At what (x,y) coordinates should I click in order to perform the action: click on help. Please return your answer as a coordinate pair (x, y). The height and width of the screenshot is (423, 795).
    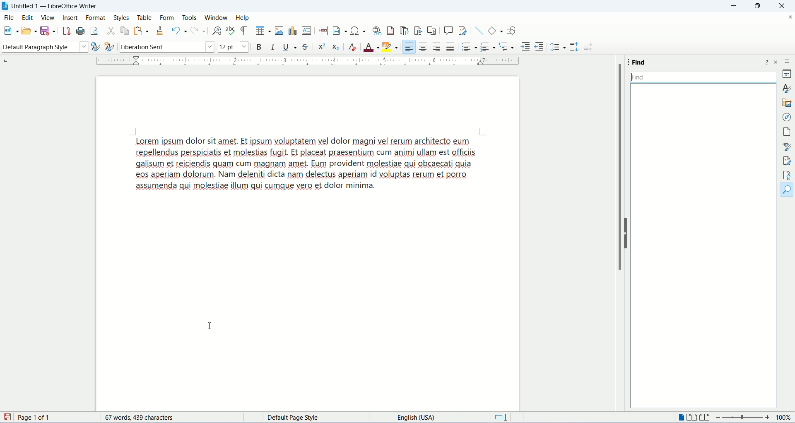
    Looking at the image, I should click on (243, 18).